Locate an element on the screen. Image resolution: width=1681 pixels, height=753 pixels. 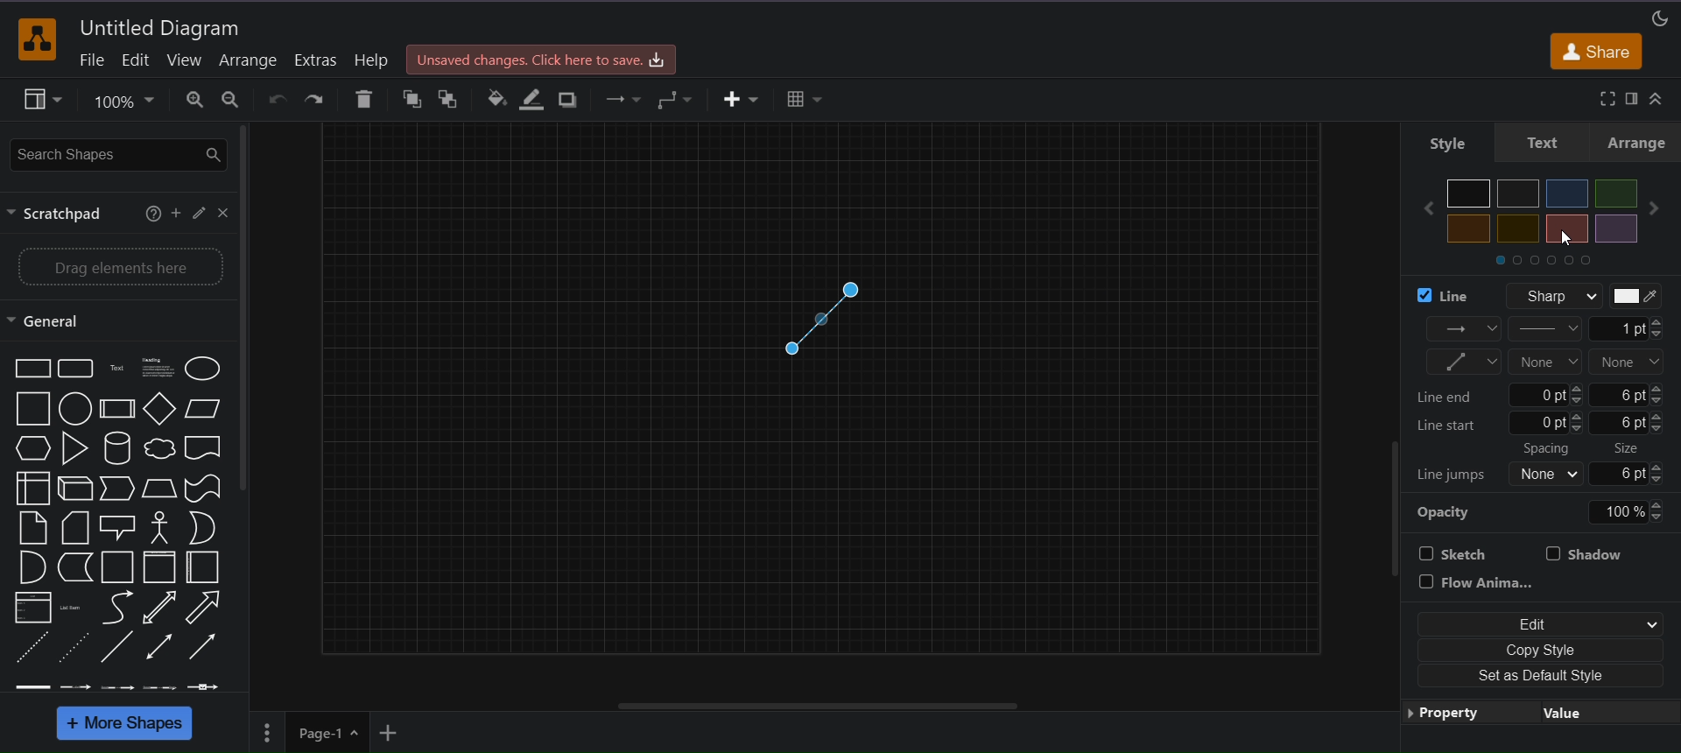
line end is located at coordinates (1545, 397).